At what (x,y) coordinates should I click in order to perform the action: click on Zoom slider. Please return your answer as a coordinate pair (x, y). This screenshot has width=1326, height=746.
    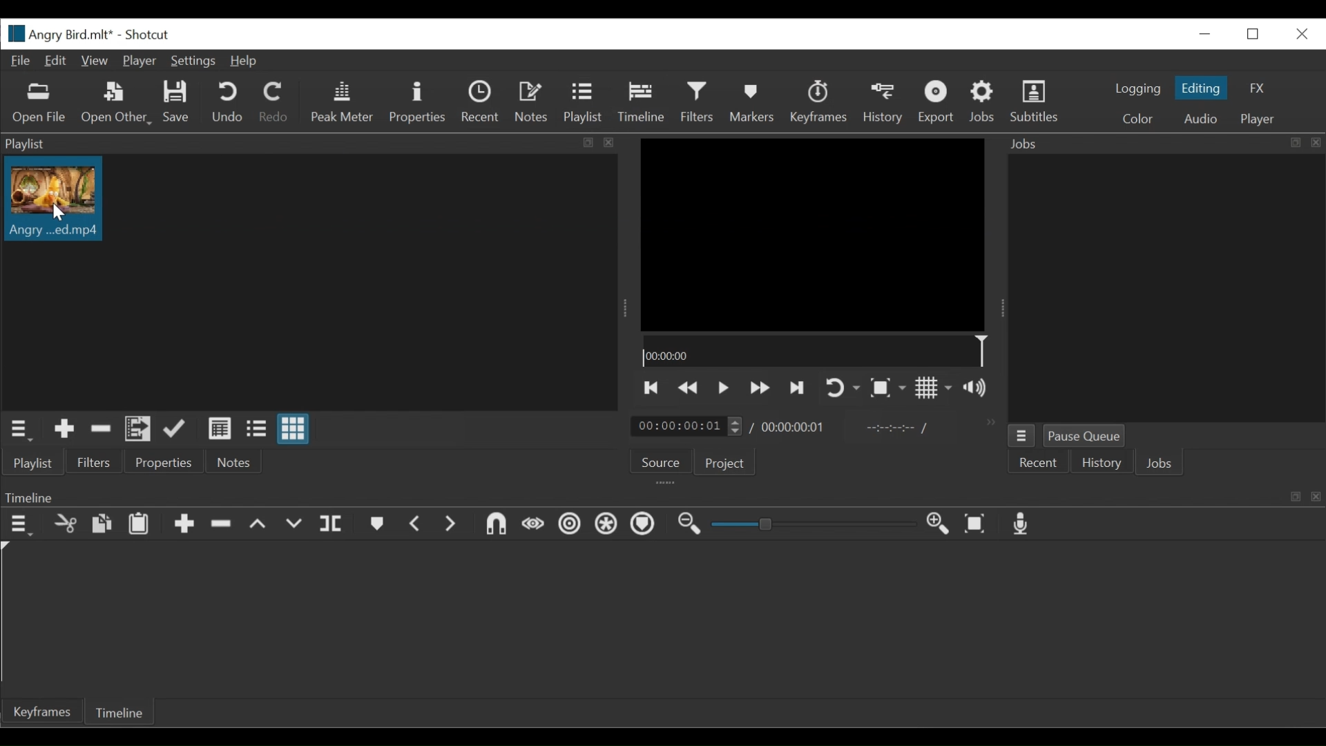
    Looking at the image, I should click on (809, 526).